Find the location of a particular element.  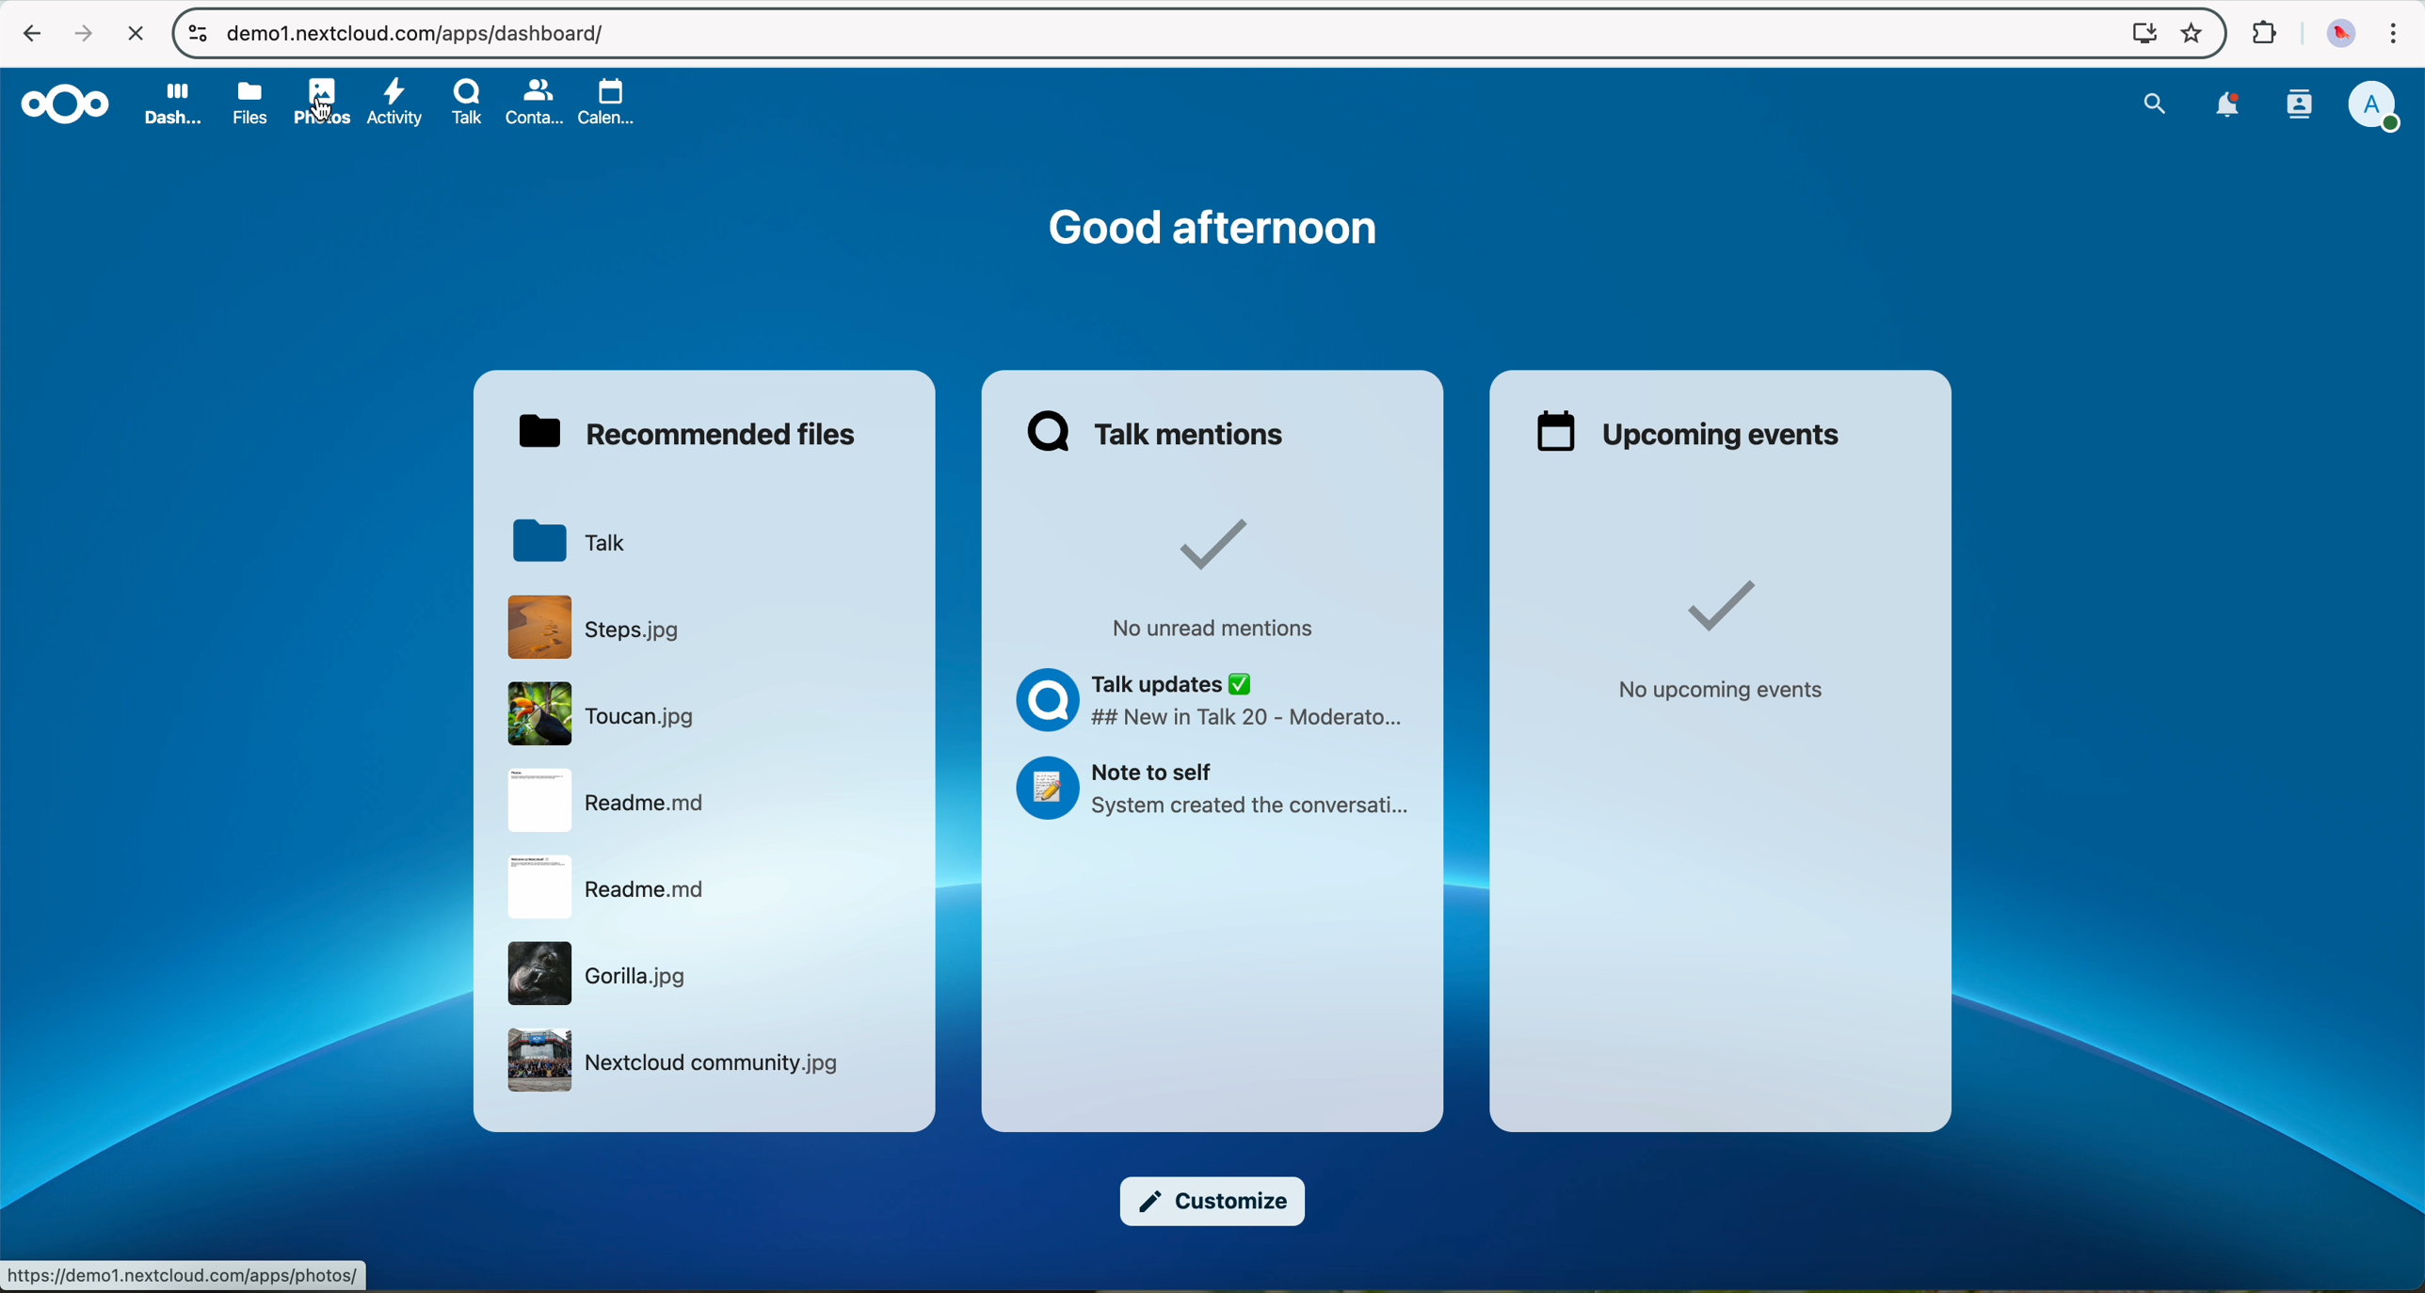

search is located at coordinates (2154, 101).